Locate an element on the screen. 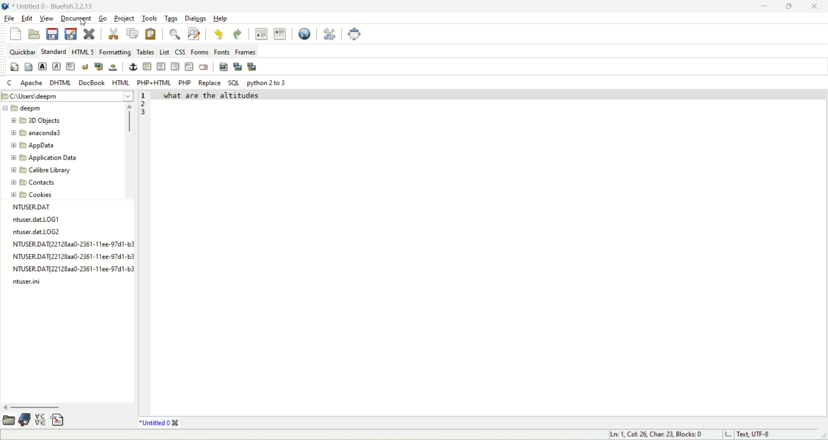  calibre is located at coordinates (41, 171).